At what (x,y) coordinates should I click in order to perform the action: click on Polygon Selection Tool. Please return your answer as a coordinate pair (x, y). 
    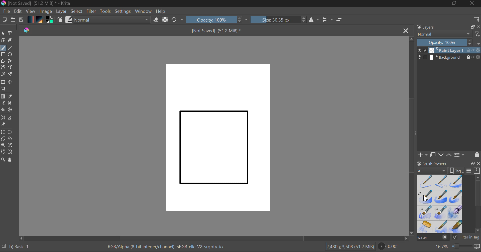
    Looking at the image, I should click on (3, 139).